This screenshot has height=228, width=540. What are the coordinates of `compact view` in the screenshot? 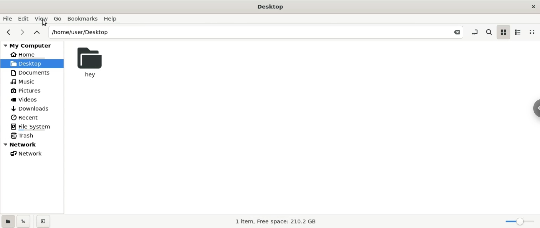 It's located at (532, 32).